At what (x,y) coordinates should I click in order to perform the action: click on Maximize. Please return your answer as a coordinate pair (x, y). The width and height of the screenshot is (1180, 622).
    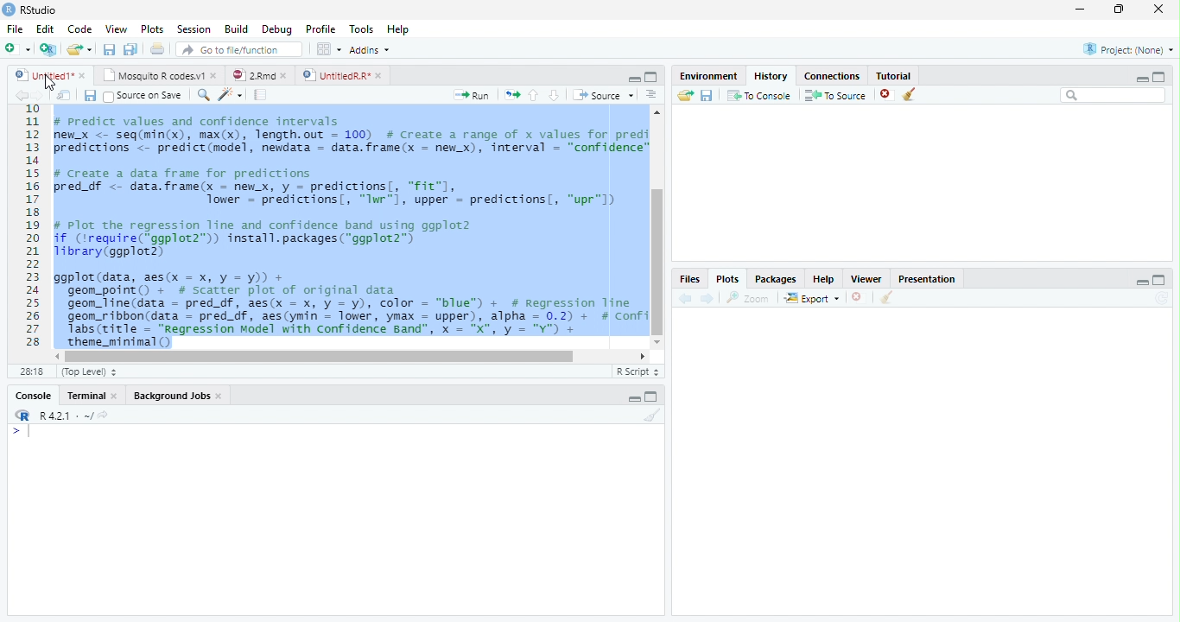
    Looking at the image, I should click on (1161, 76).